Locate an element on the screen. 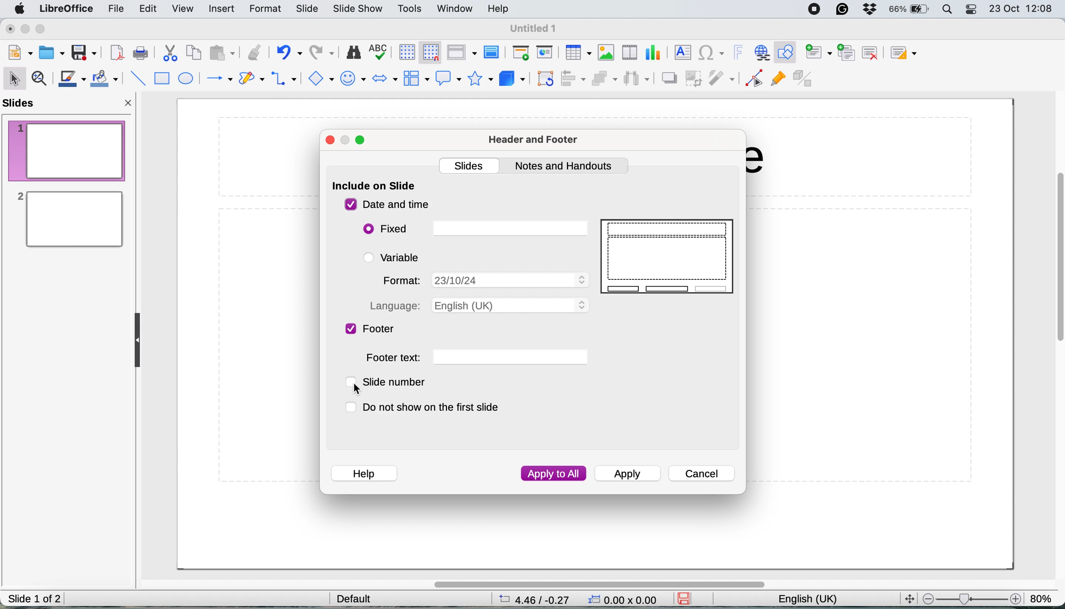 The height and width of the screenshot is (609, 1065). slide is located at coordinates (307, 10).